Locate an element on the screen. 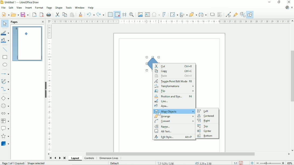 This screenshot has width=294, height=165. Arrange is located at coordinates (174, 116).